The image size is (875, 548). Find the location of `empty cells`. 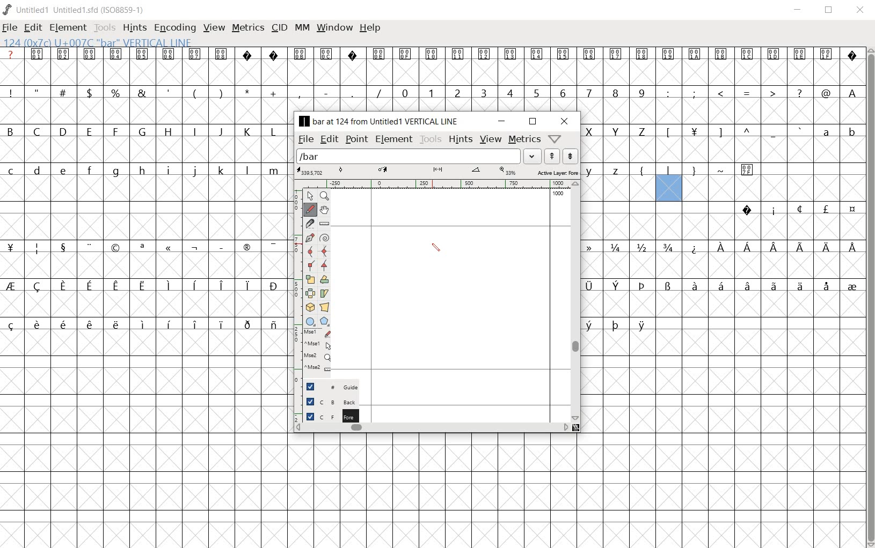

empty cells is located at coordinates (145, 150).